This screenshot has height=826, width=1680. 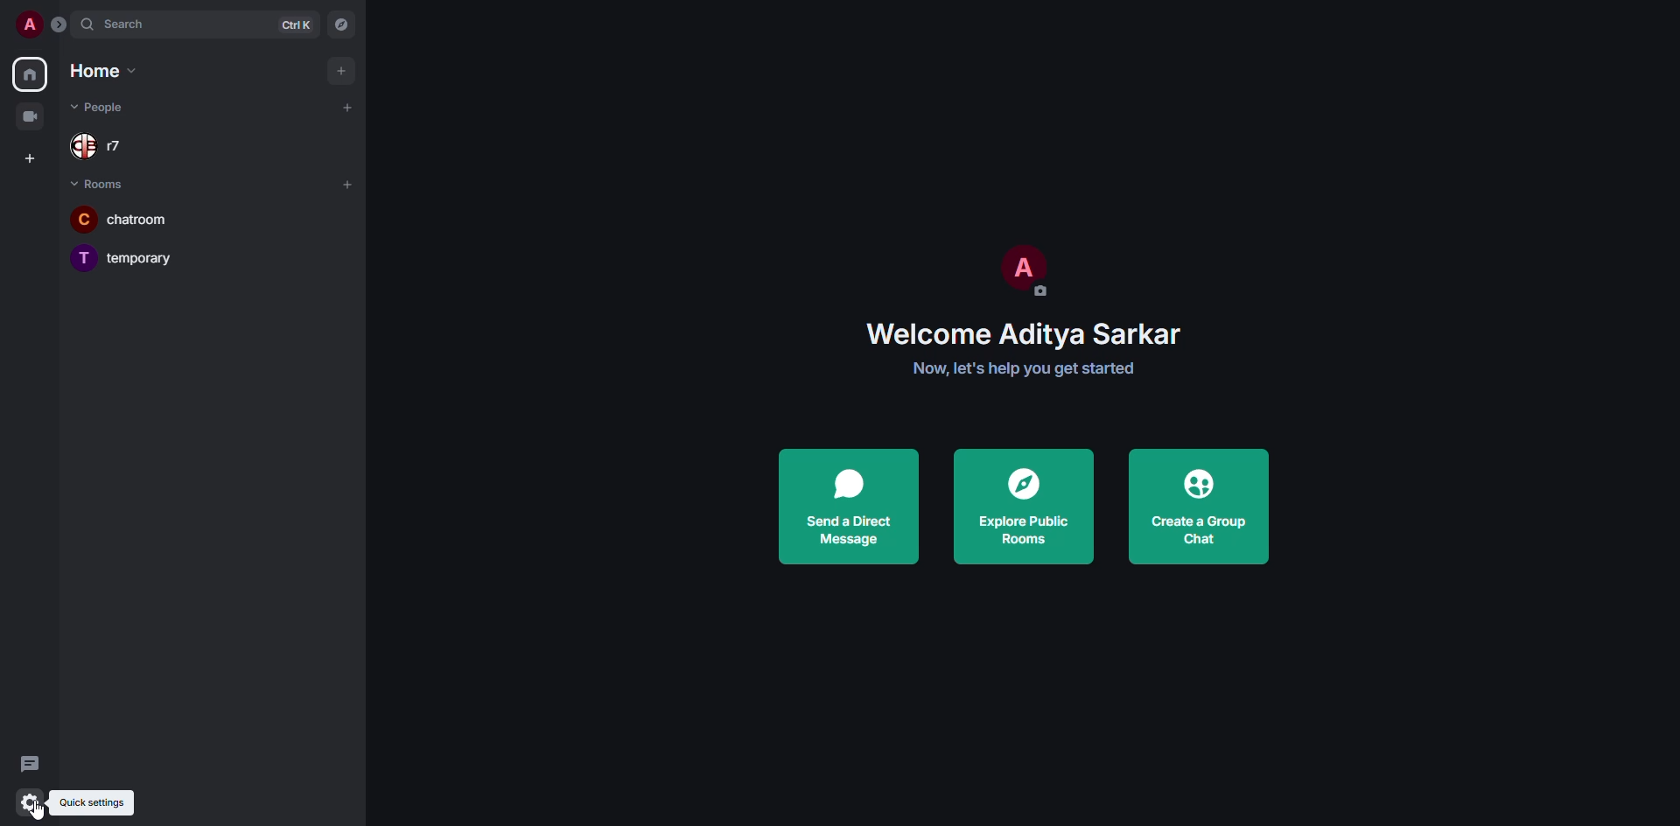 What do you see at coordinates (347, 184) in the screenshot?
I see `add` at bounding box center [347, 184].